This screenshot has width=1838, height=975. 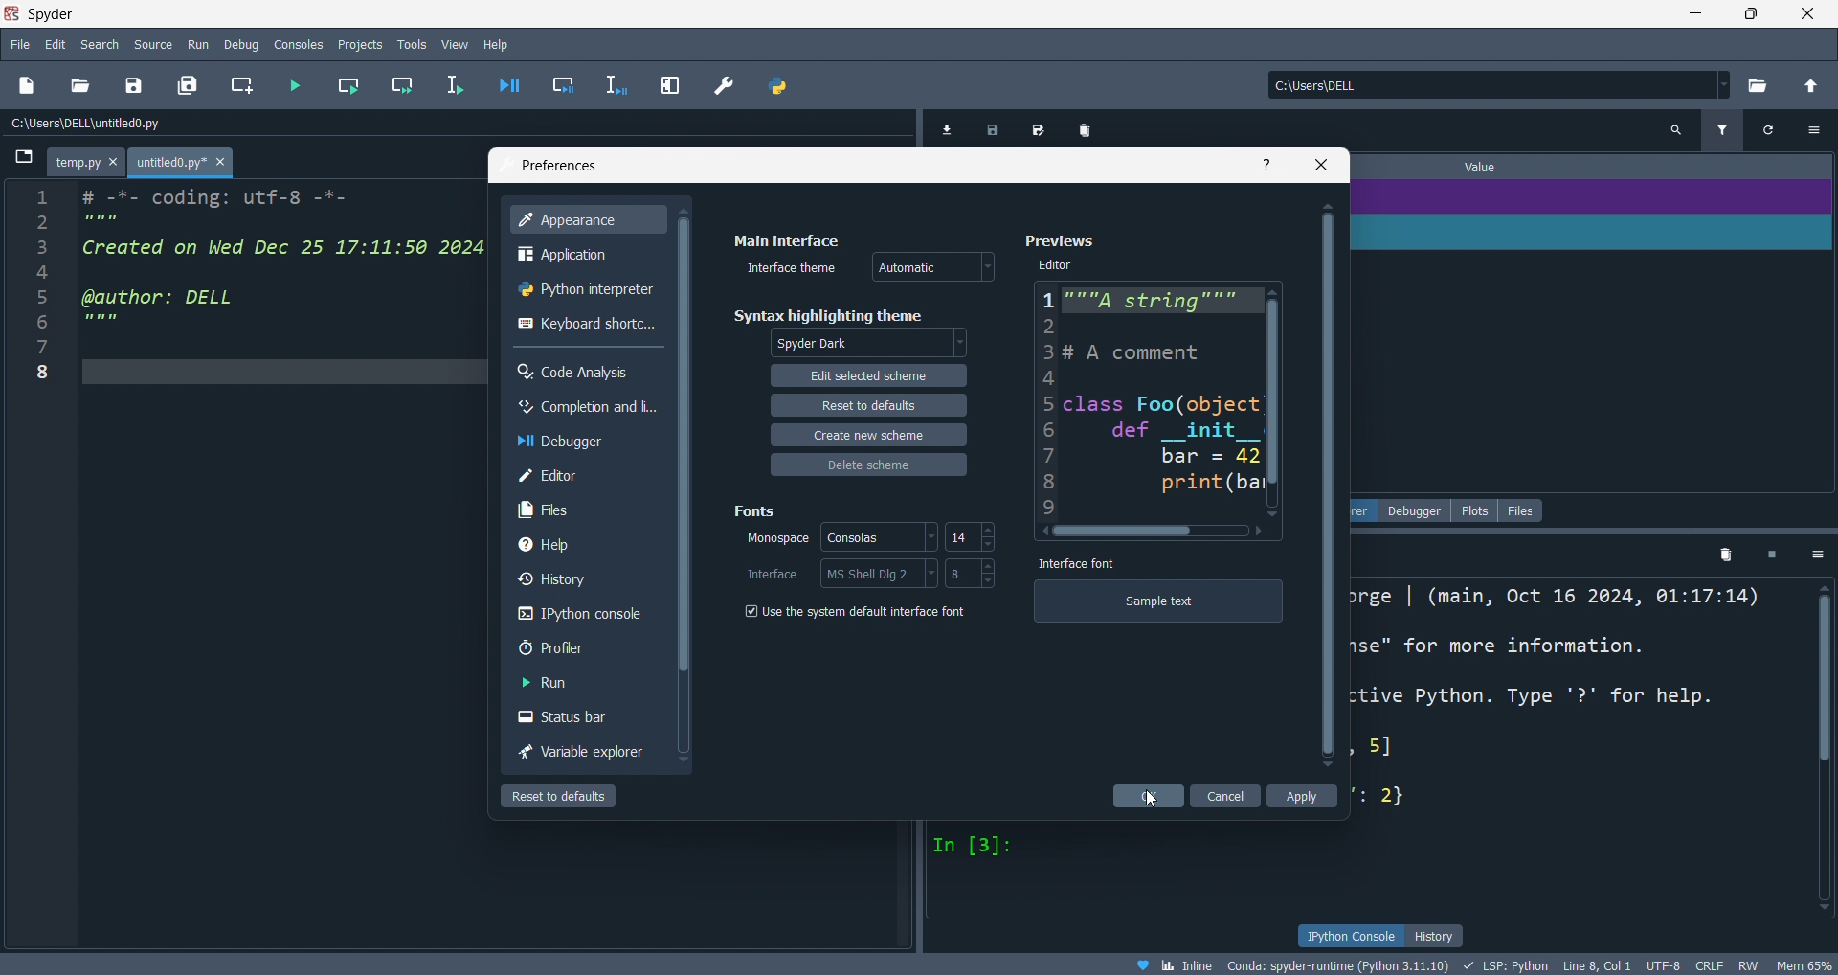 I want to click on hlep, so click(x=586, y=542).